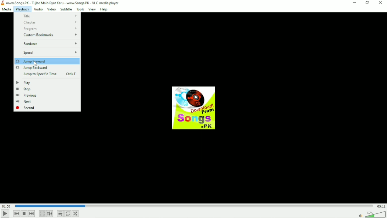 The image size is (387, 218). What do you see at coordinates (3, 3) in the screenshot?
I see `logo` at bounding box center [3, 3].